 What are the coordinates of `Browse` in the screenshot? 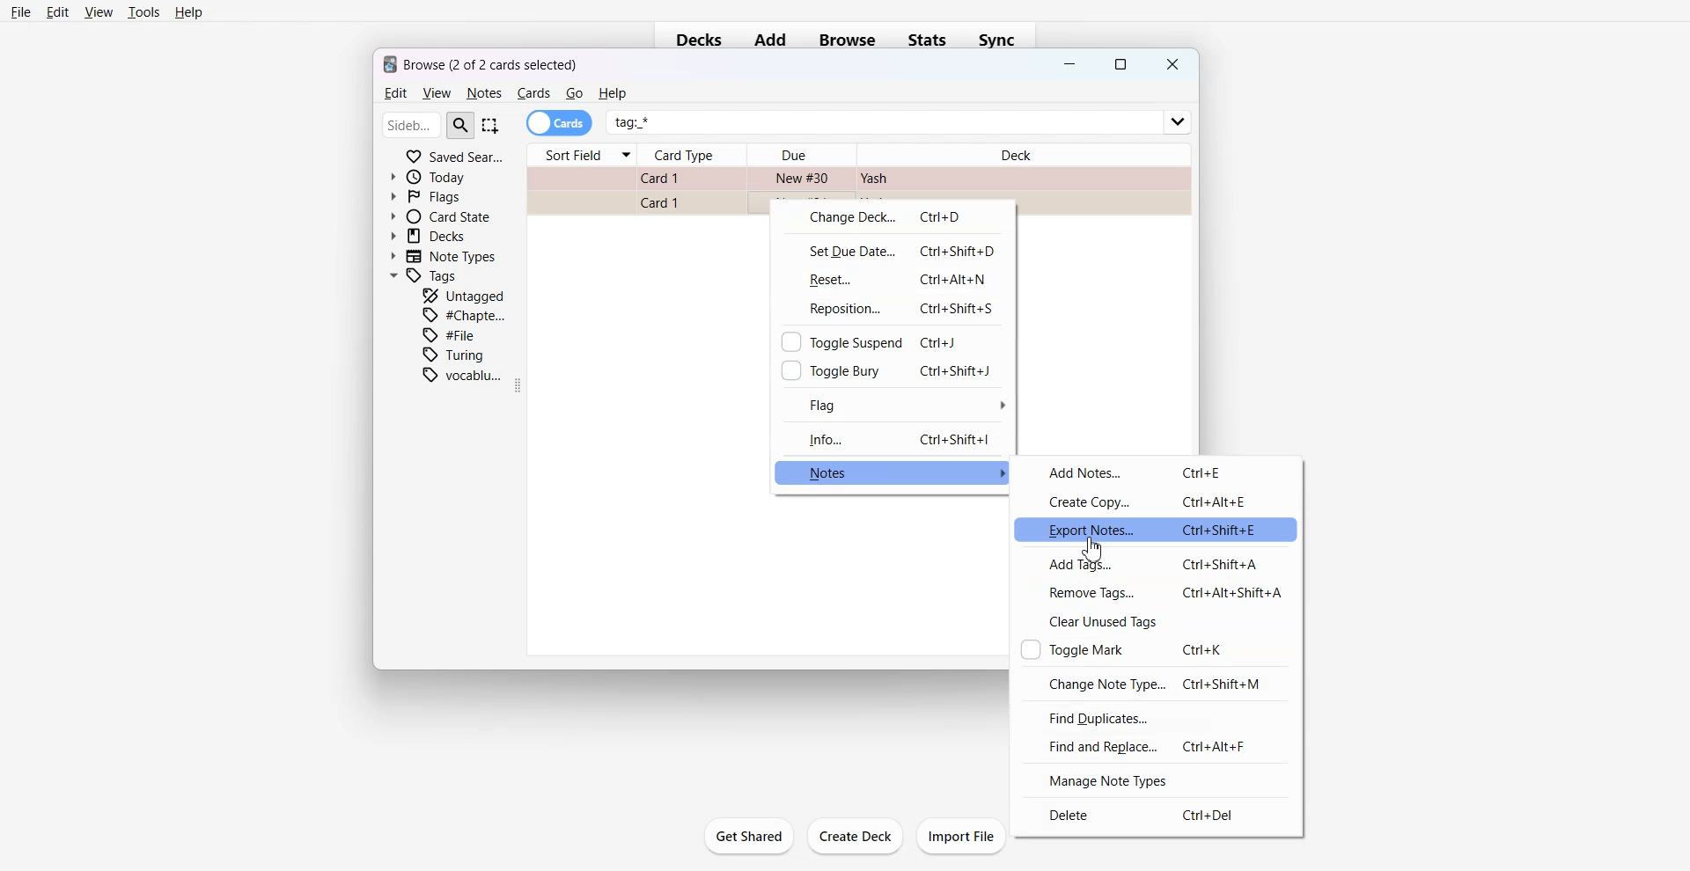 It's located at (847, 40).